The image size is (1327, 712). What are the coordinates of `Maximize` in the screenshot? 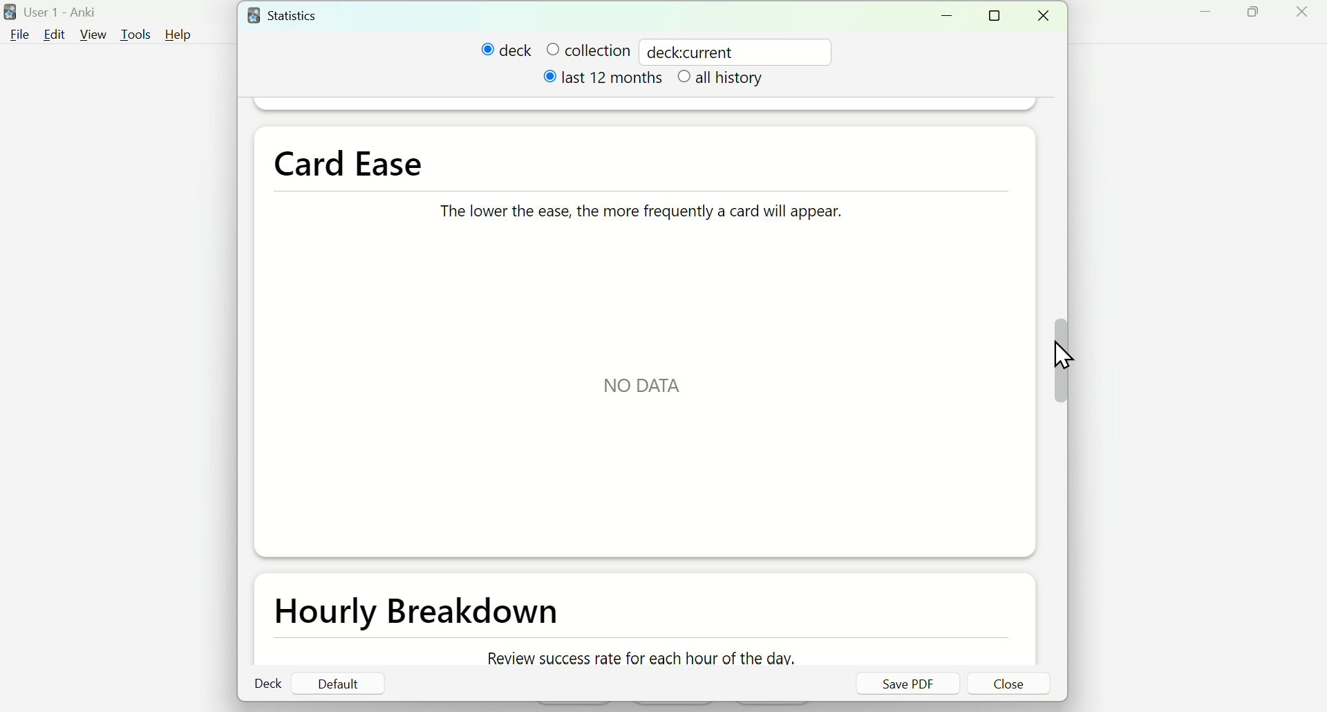 It's located at (999, 17).